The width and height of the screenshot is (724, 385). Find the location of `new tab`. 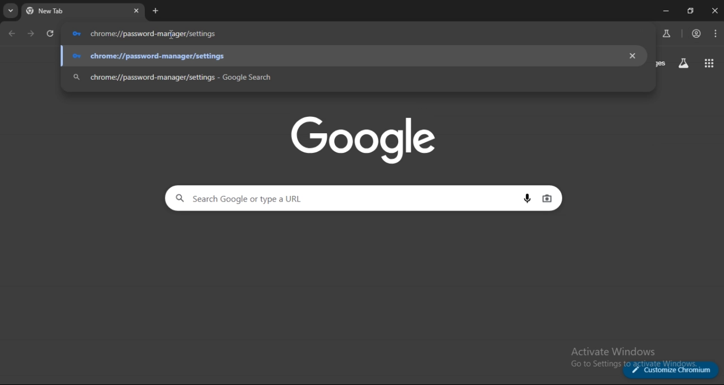

new tab is located at coordinates (156, 11).